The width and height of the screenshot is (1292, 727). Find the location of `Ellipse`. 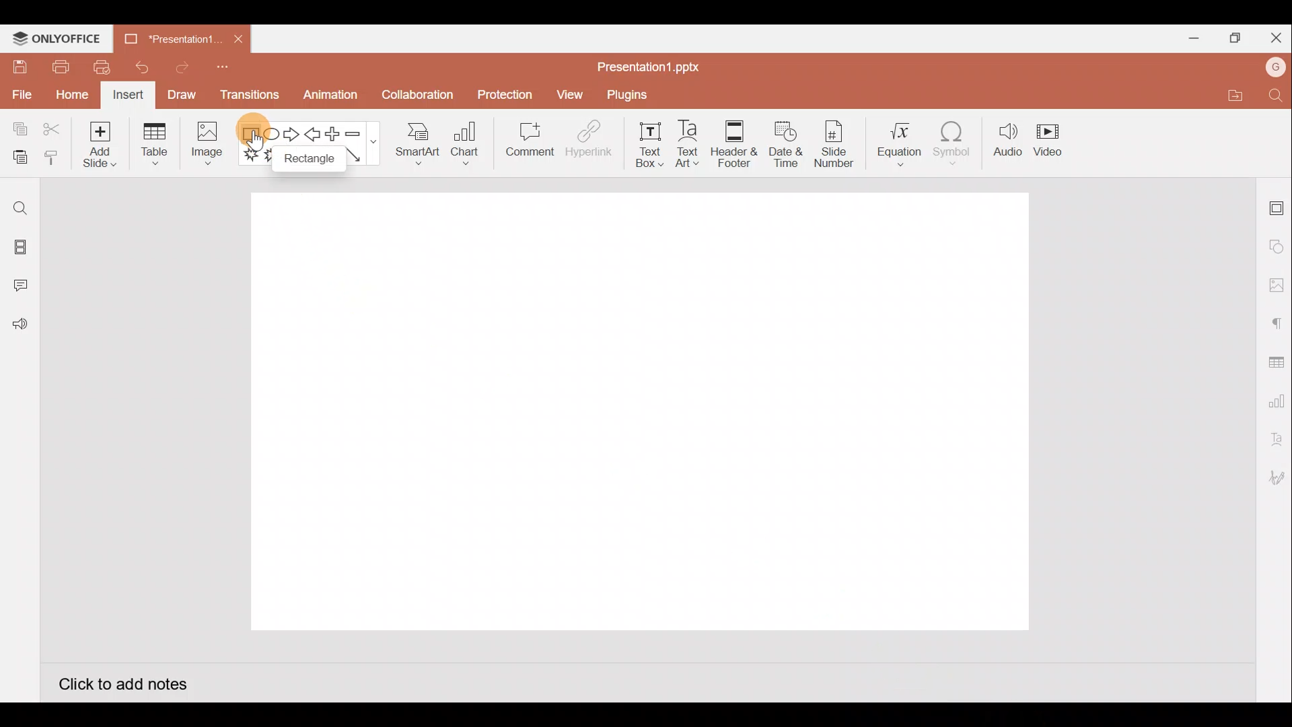

Ellipse is located at coordinates (273, 137).